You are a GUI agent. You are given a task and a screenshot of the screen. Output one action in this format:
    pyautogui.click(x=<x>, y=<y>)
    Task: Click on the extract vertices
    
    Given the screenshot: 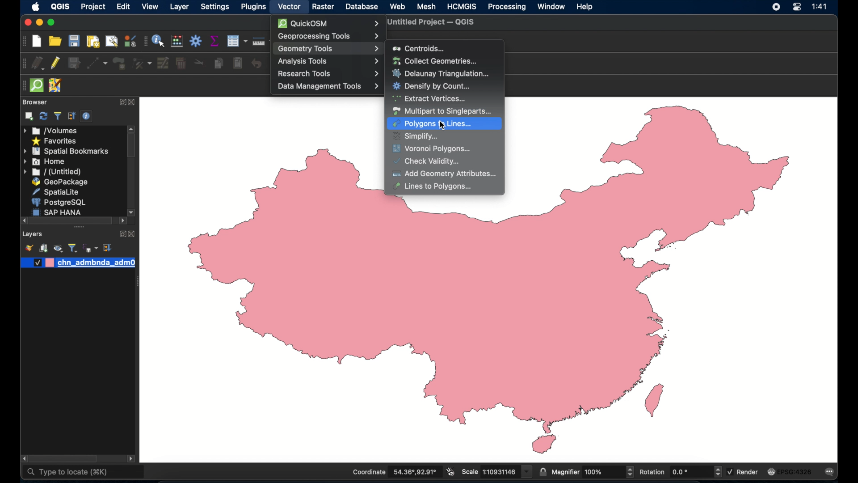 What is the action you would take?
    pyautogui.click(x=430, y=99)
    